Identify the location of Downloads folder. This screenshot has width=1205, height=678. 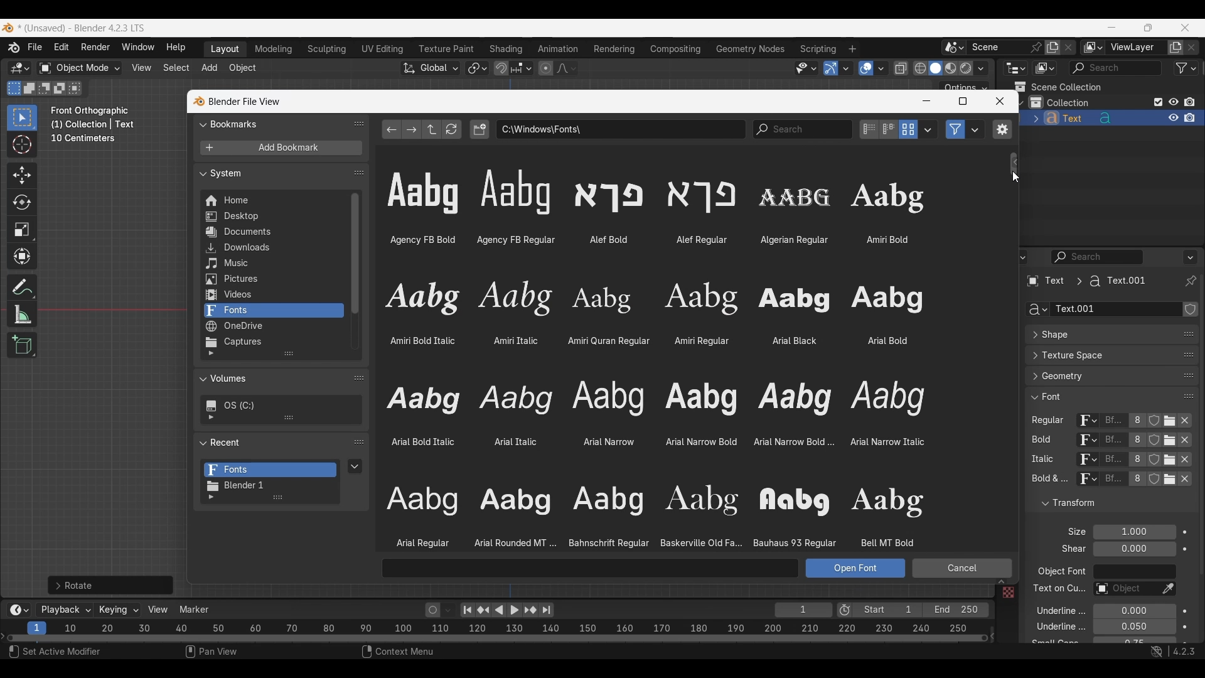
(272, 248).